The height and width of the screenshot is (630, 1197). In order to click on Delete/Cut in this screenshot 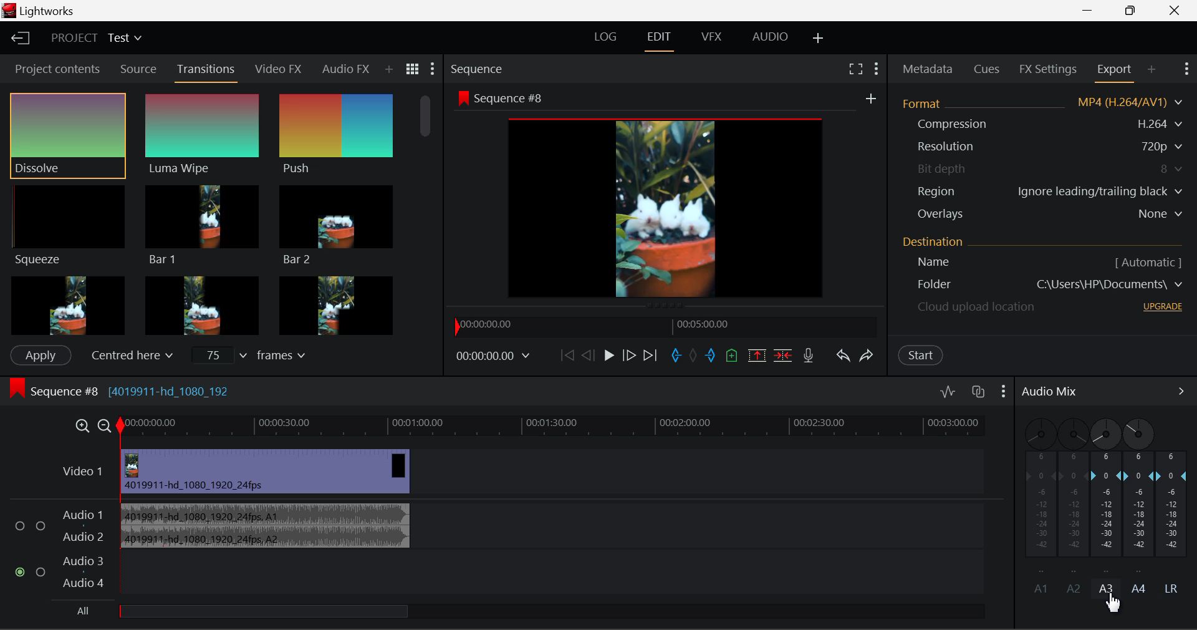, I will do `click(784, 354)`.